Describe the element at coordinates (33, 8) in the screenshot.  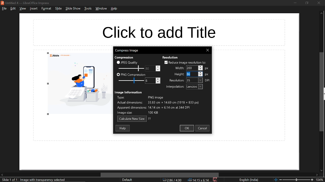
I see `insert` at that location.